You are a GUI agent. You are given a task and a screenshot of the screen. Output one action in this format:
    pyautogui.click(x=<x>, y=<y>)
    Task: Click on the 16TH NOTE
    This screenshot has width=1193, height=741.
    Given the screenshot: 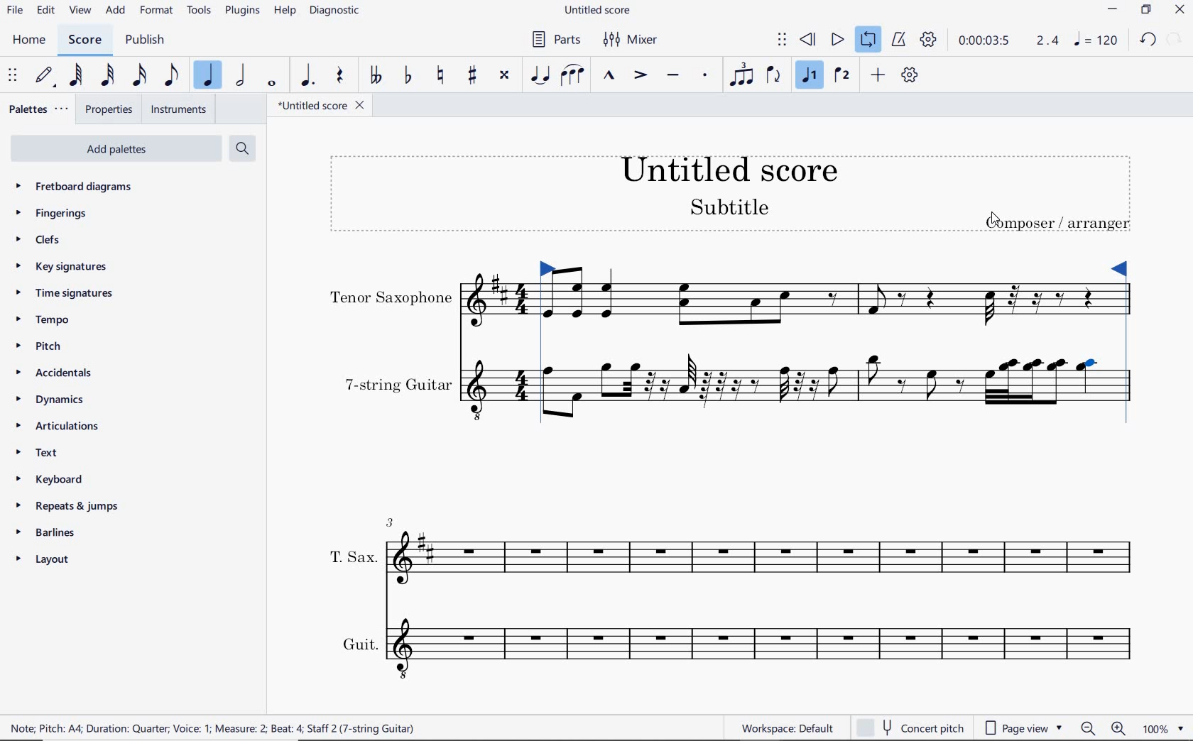 What is the action you would take?
    pyautogui.click(x=137, y=75)
    